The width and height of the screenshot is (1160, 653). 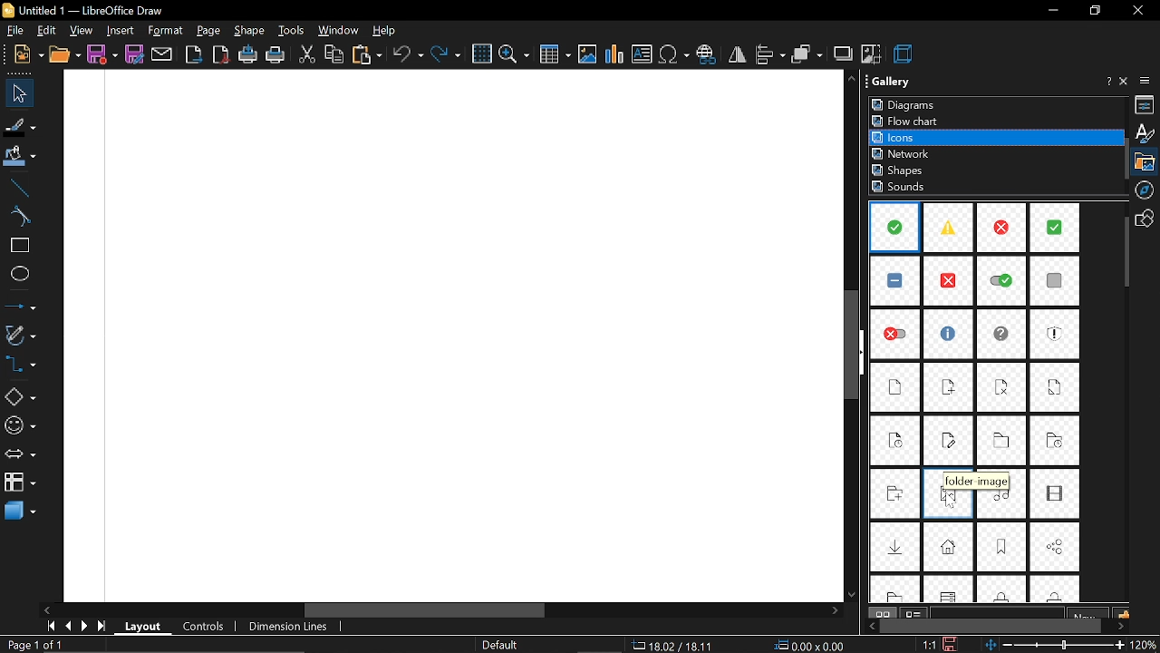 I want to click on 3d effect, so click(x=904, y=54).